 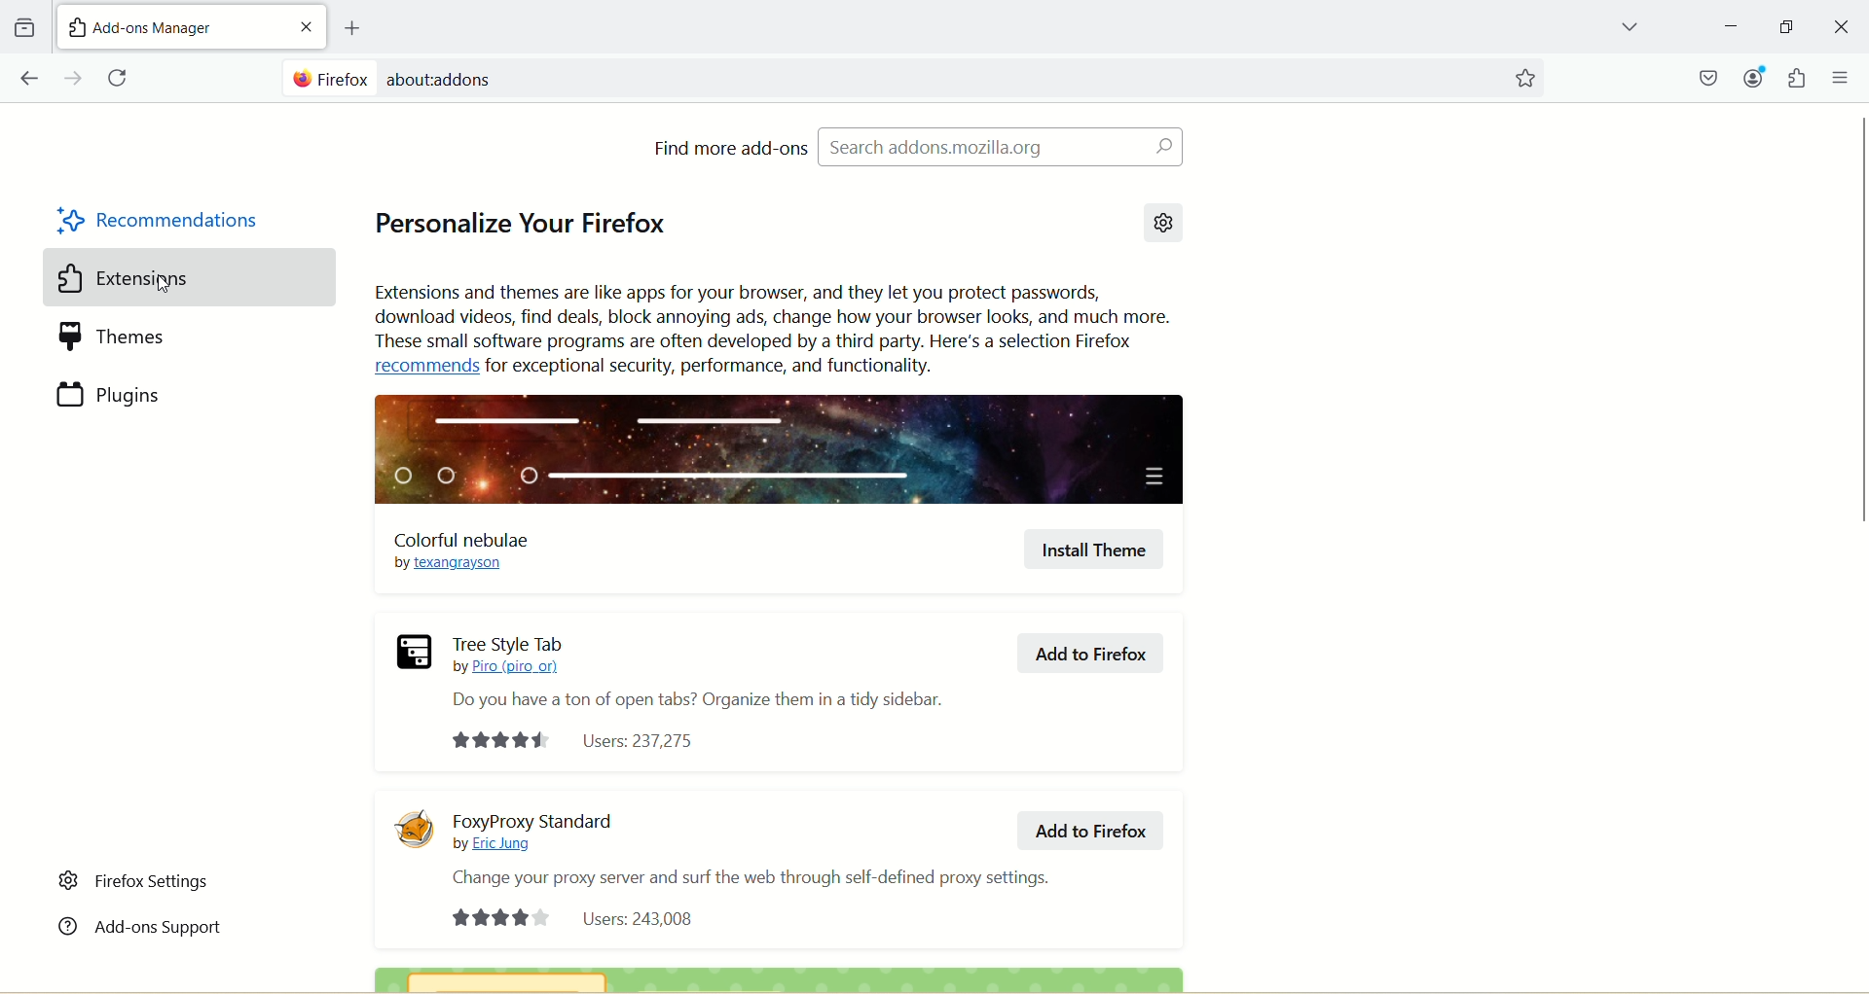 I want to click on Add-ons Support, so click(x=139, y=924).